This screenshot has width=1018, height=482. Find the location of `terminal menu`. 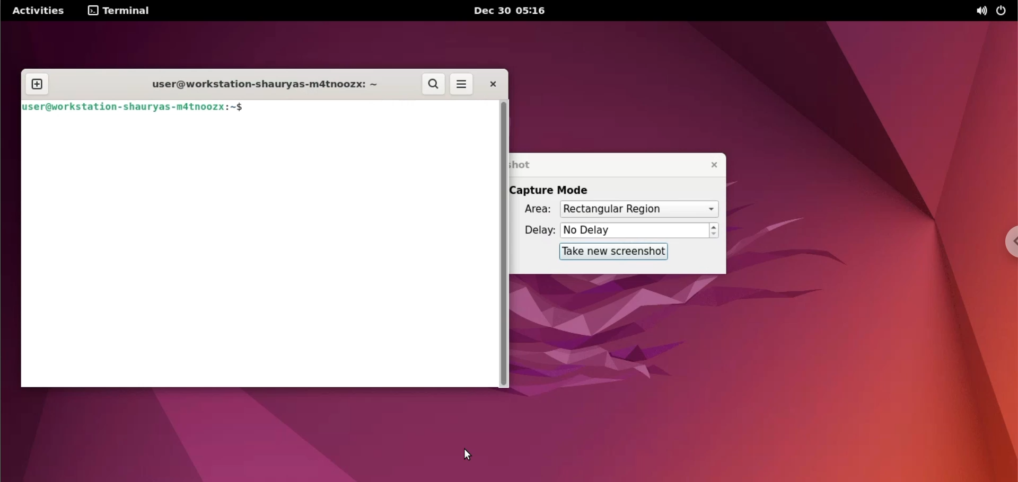

terminal menu is located at coordinates (120, 11).